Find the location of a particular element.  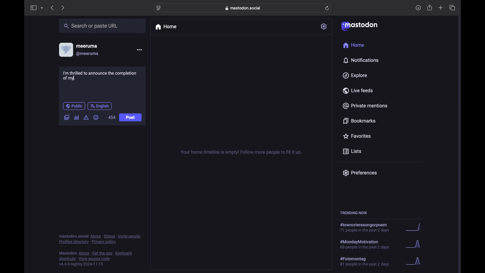

hashtag trend is located at coordinates (368, 261).